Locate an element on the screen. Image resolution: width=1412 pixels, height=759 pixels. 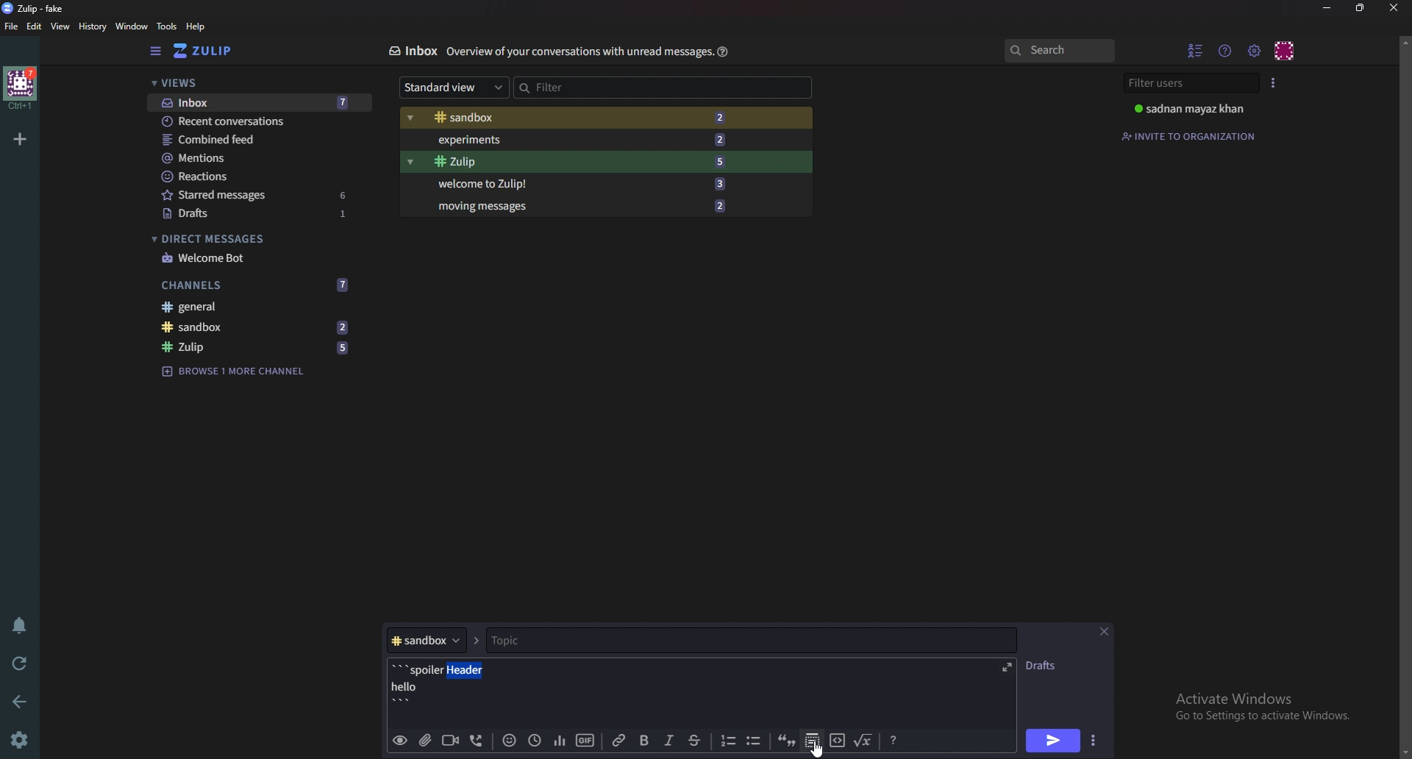
Minimize is located at coordinates (1327, 8).